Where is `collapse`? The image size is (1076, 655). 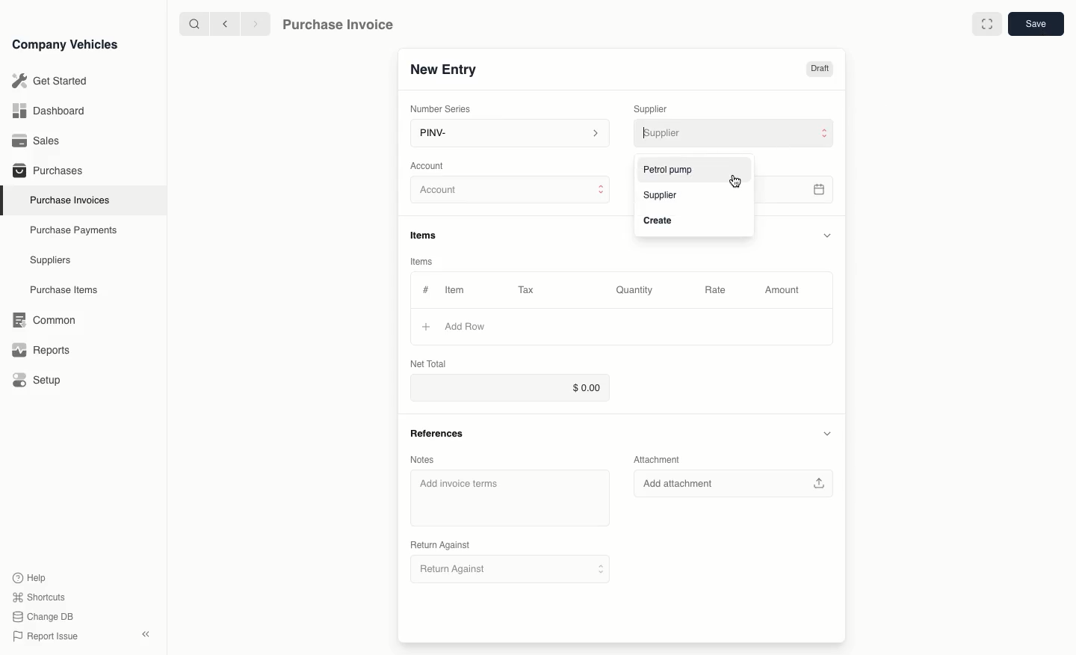 collapse is located at coordinates (826, 434).